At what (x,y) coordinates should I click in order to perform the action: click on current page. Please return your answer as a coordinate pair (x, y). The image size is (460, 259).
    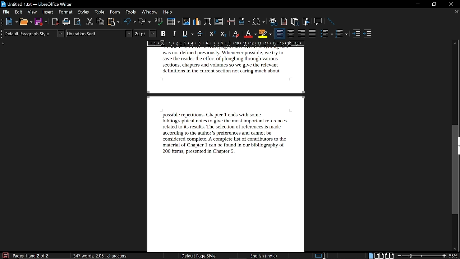
    Looking at the image, I should click on (230, 149).